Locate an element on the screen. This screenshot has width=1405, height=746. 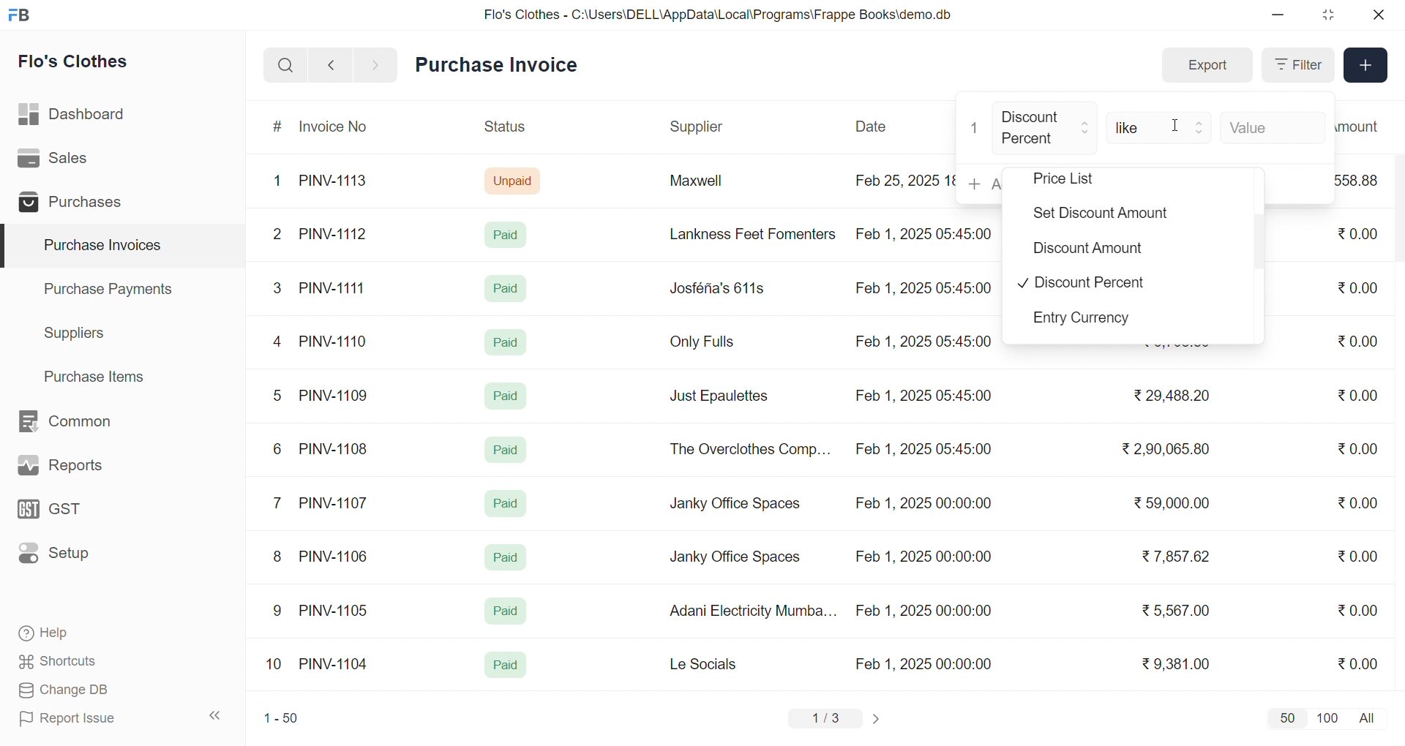
vertical scroll bar is located at coordinates (1260, 244).